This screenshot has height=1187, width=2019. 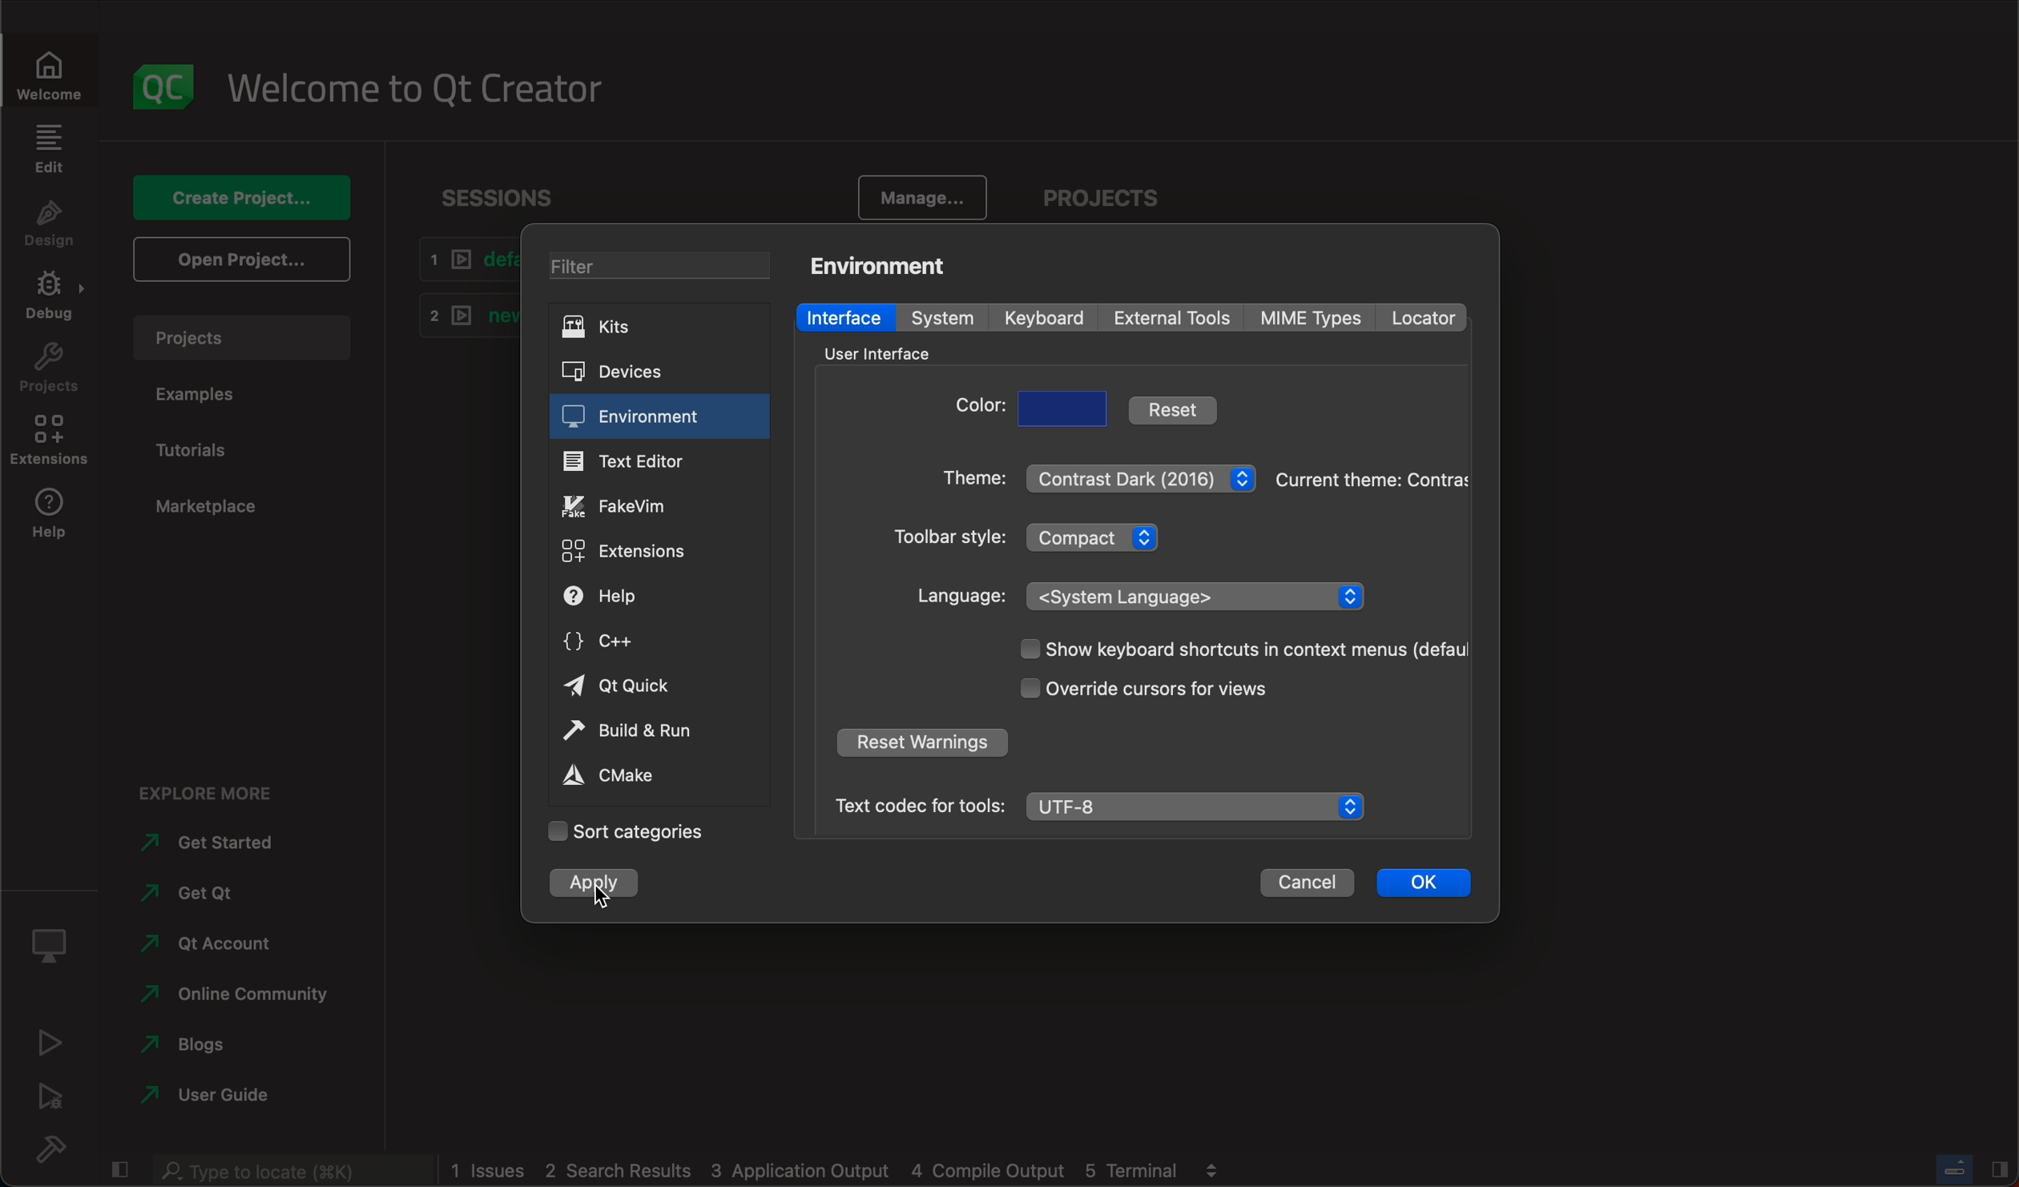 I want to click on help, so click(x=647, y=597).